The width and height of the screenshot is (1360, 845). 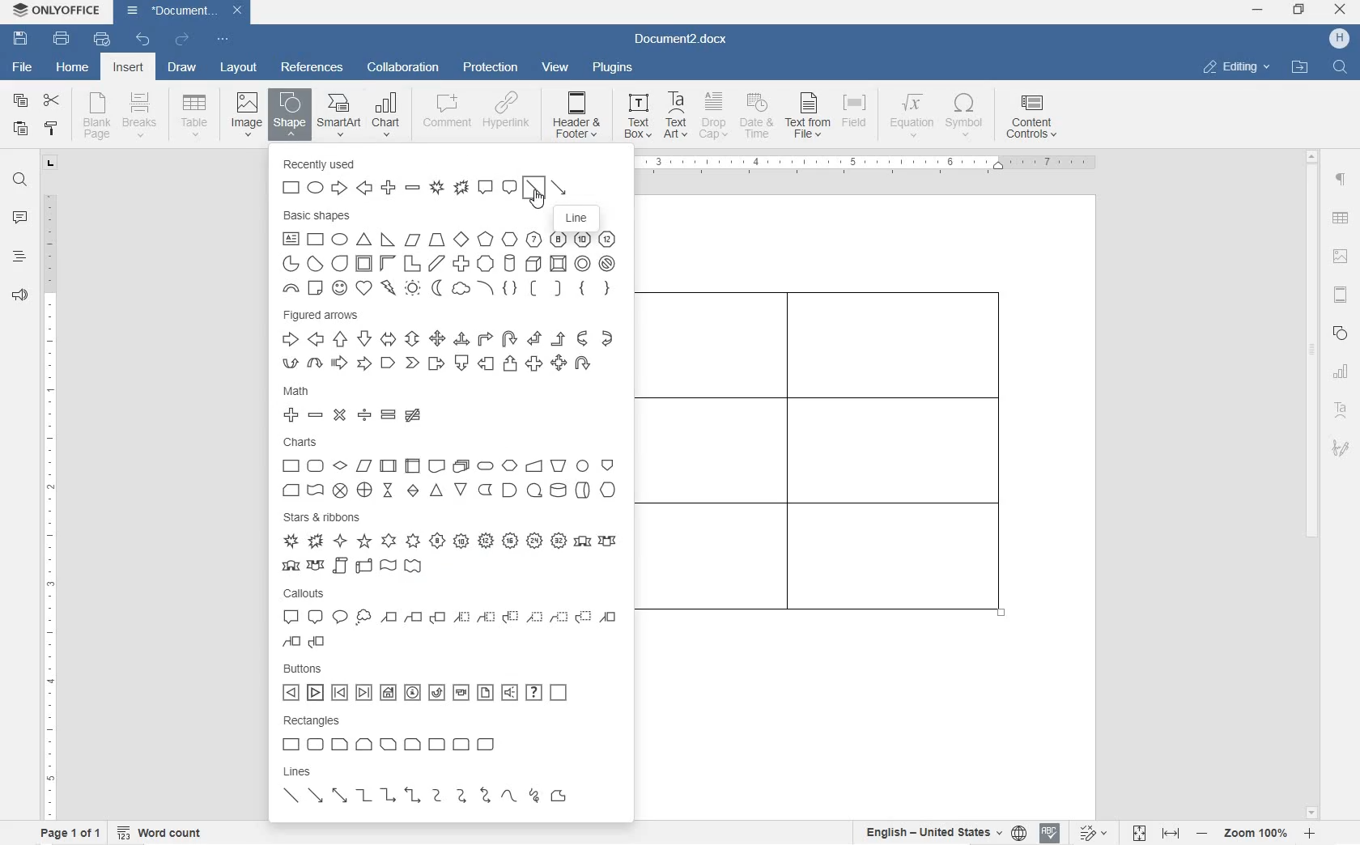 I want to click on cut, so click(x=51, y=101).